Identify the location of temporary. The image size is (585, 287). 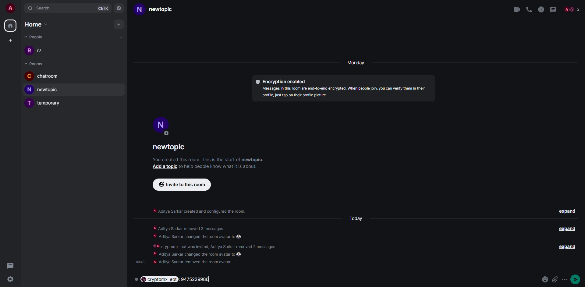
(44, 104).